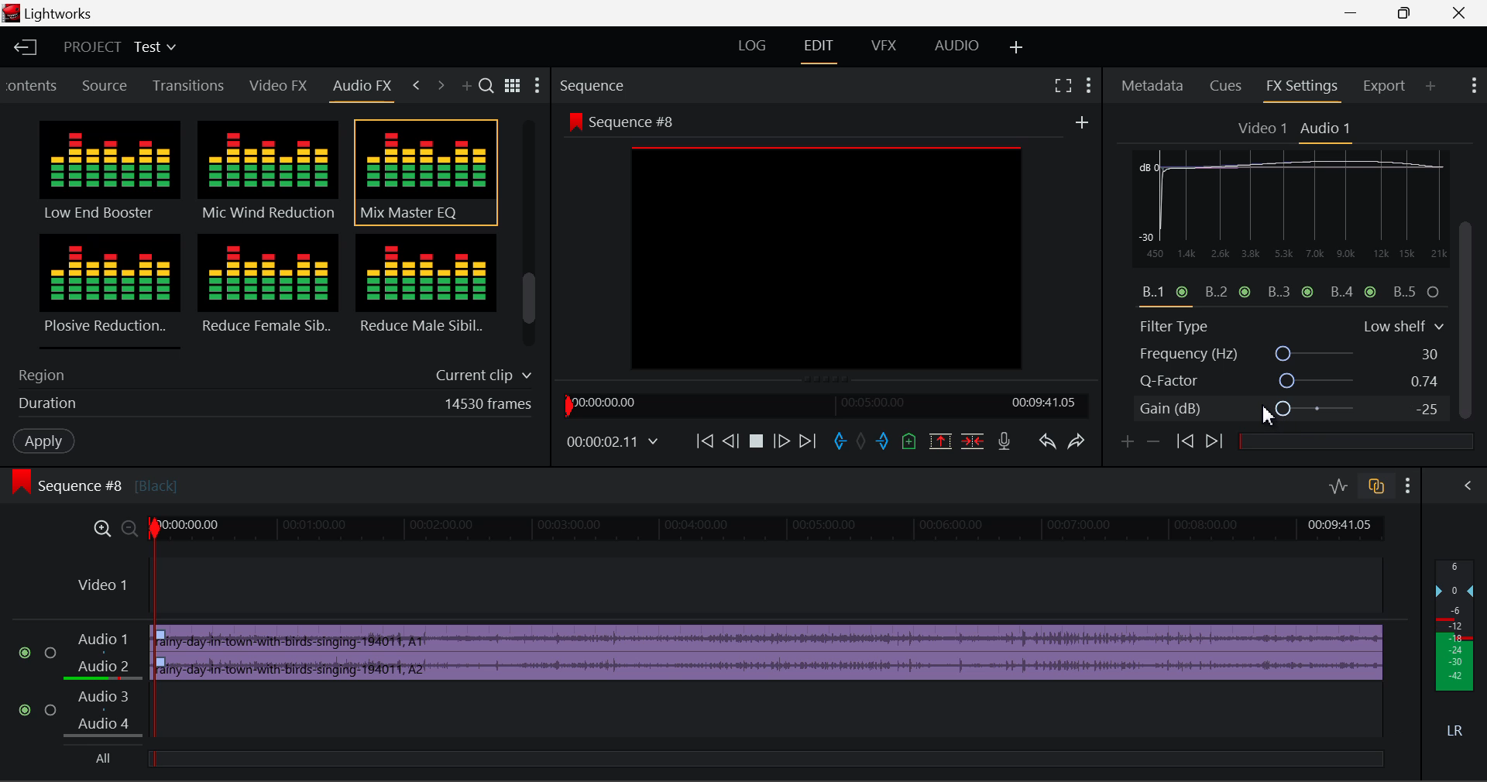 Image resolution: width=1487 pixels, height=782 pixels. Describe the element at coordinates (703, 442) in the screenshot. I see `To Start` at that location.